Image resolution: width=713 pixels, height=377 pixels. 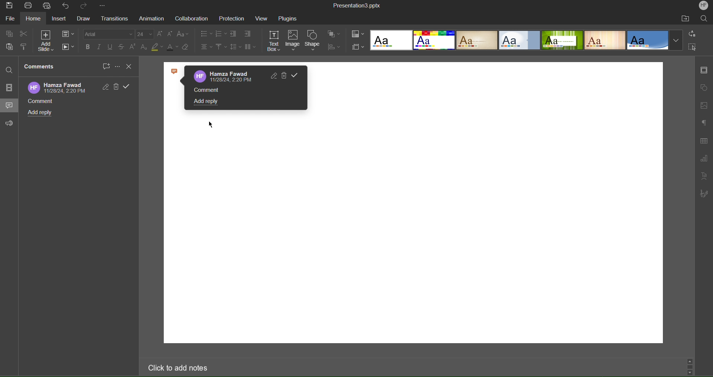 What do you see at coordinates (295, 75) in the screenshot?
I see `Validate` at bounding box center [295, 75].